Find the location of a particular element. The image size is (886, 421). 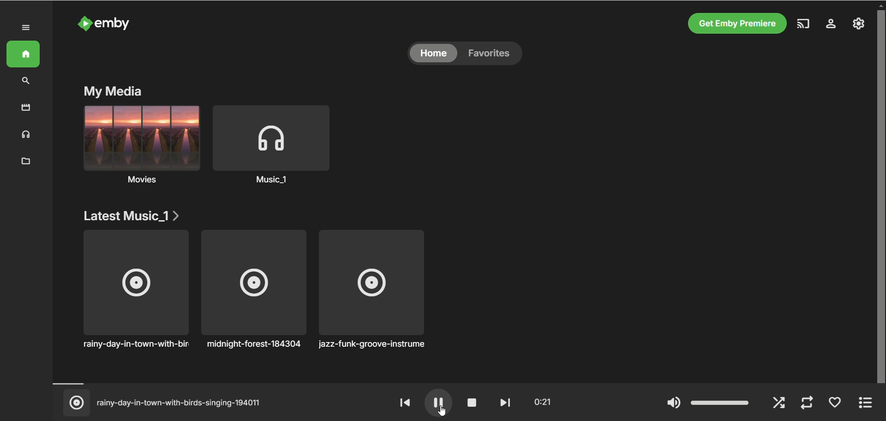

jazz-funk-groove-instrument is located at coordinates (373, 289).